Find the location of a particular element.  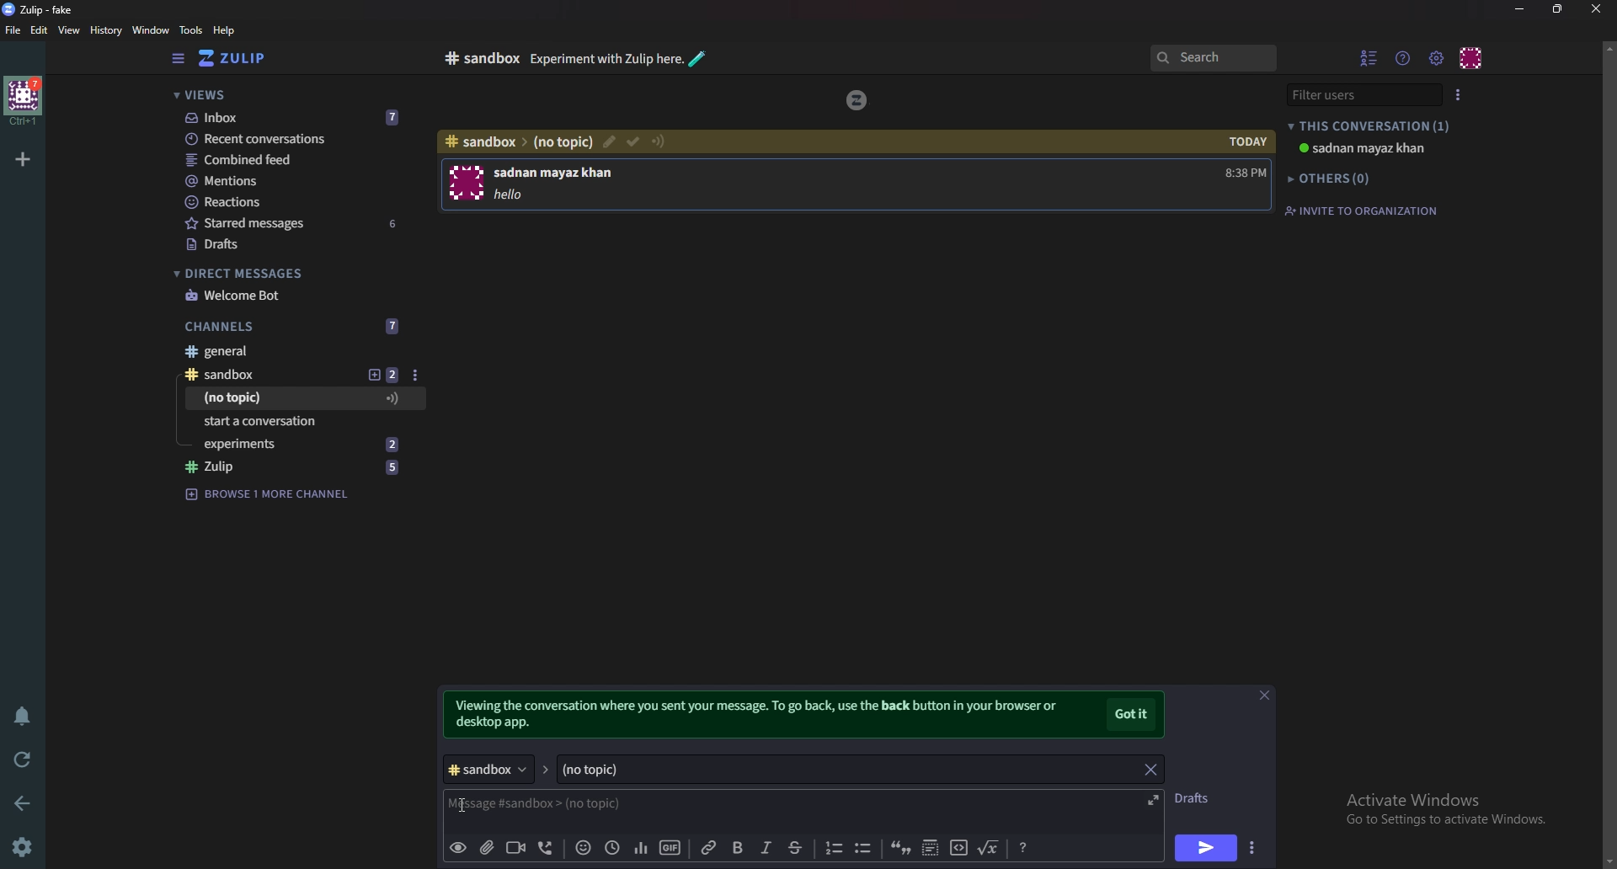

hello is located at coordinates (526, 193).